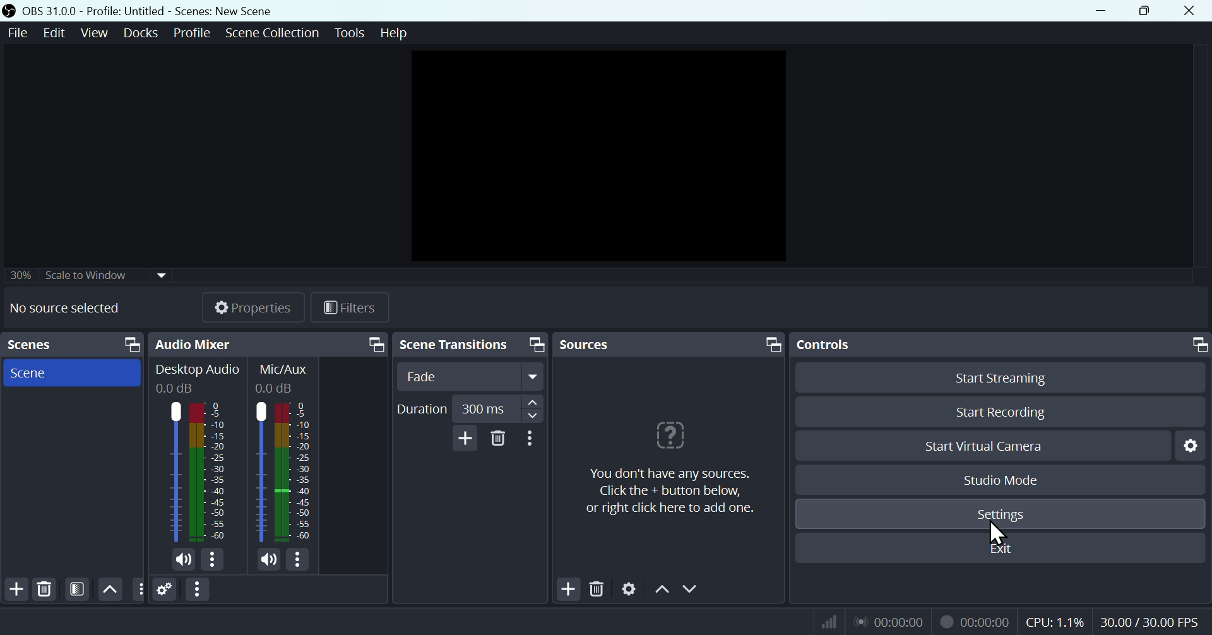 The height and width of the screenshot is (635, 1212). Describe the element at coordinates (598, 590) in the screenshot. I see `Delete` at that location.